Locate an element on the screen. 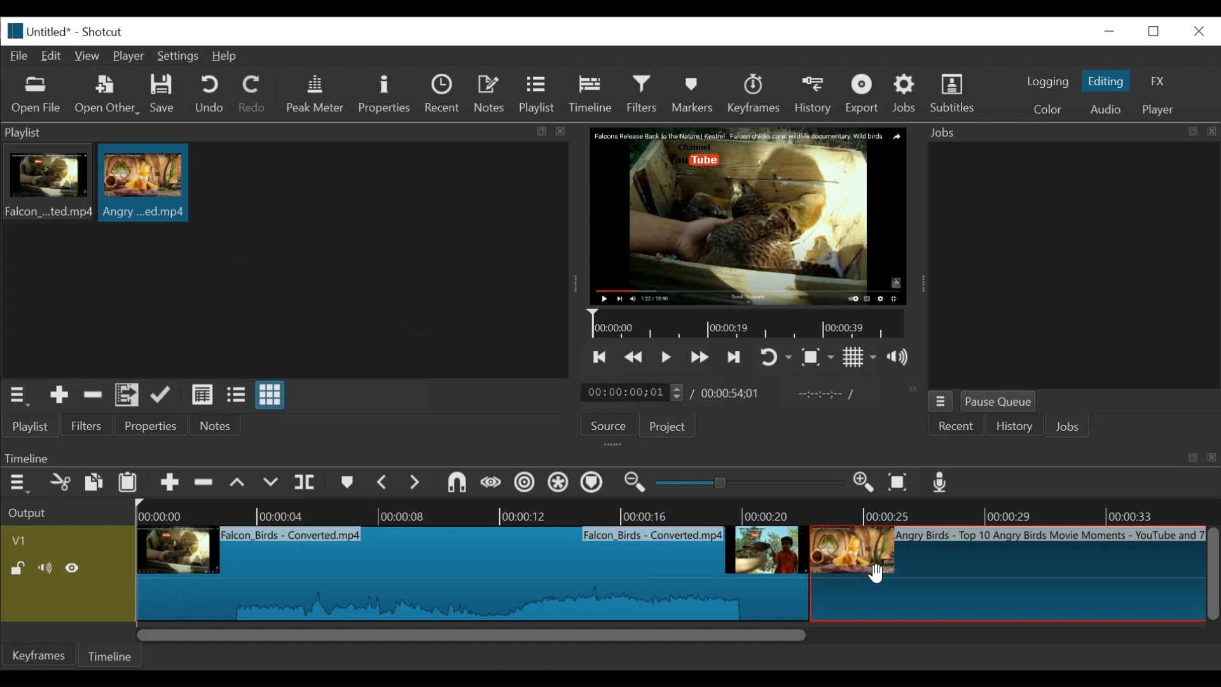 The width and height of the screenshot is (1221, 687). playlist is located at coordinates (29, 426).